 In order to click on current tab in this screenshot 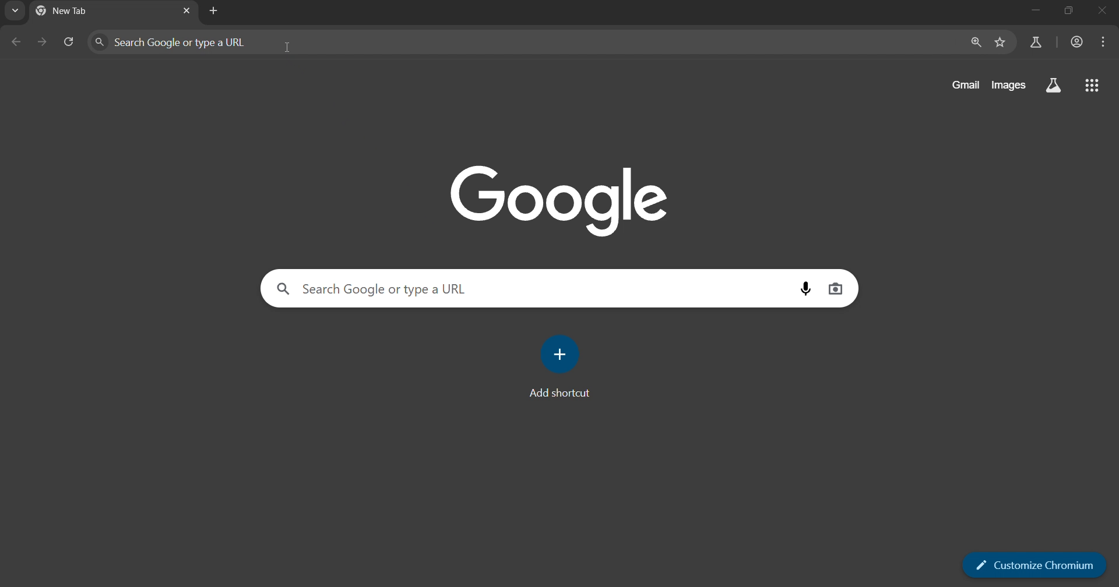, I will do `click(86, 11)`.